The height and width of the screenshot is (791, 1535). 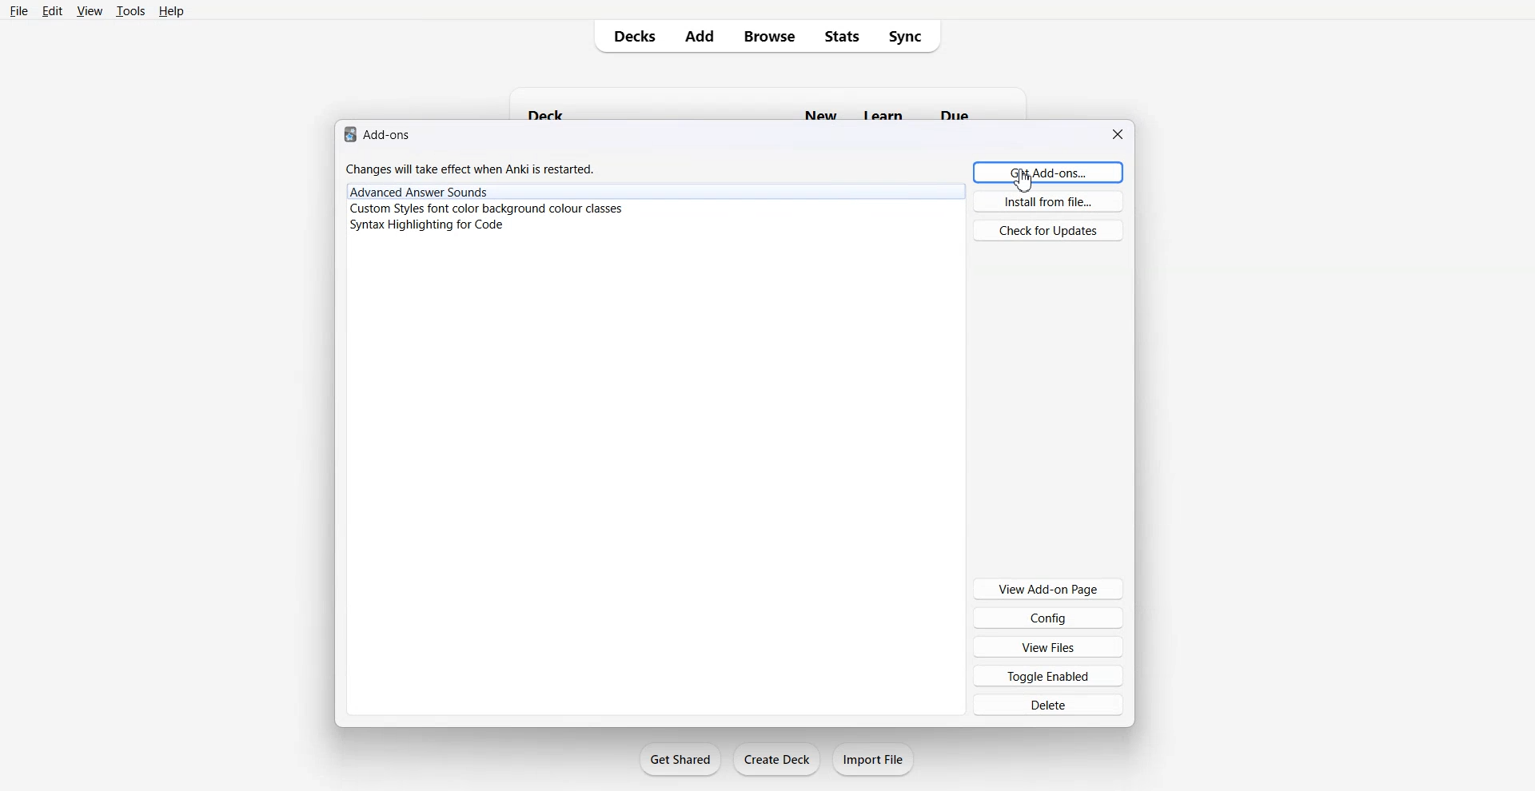 What do you see at coordinates (470, 169) in the screenshot?
I see `Changes will take effect when anki is restarted` at bounding box center [470, 169].